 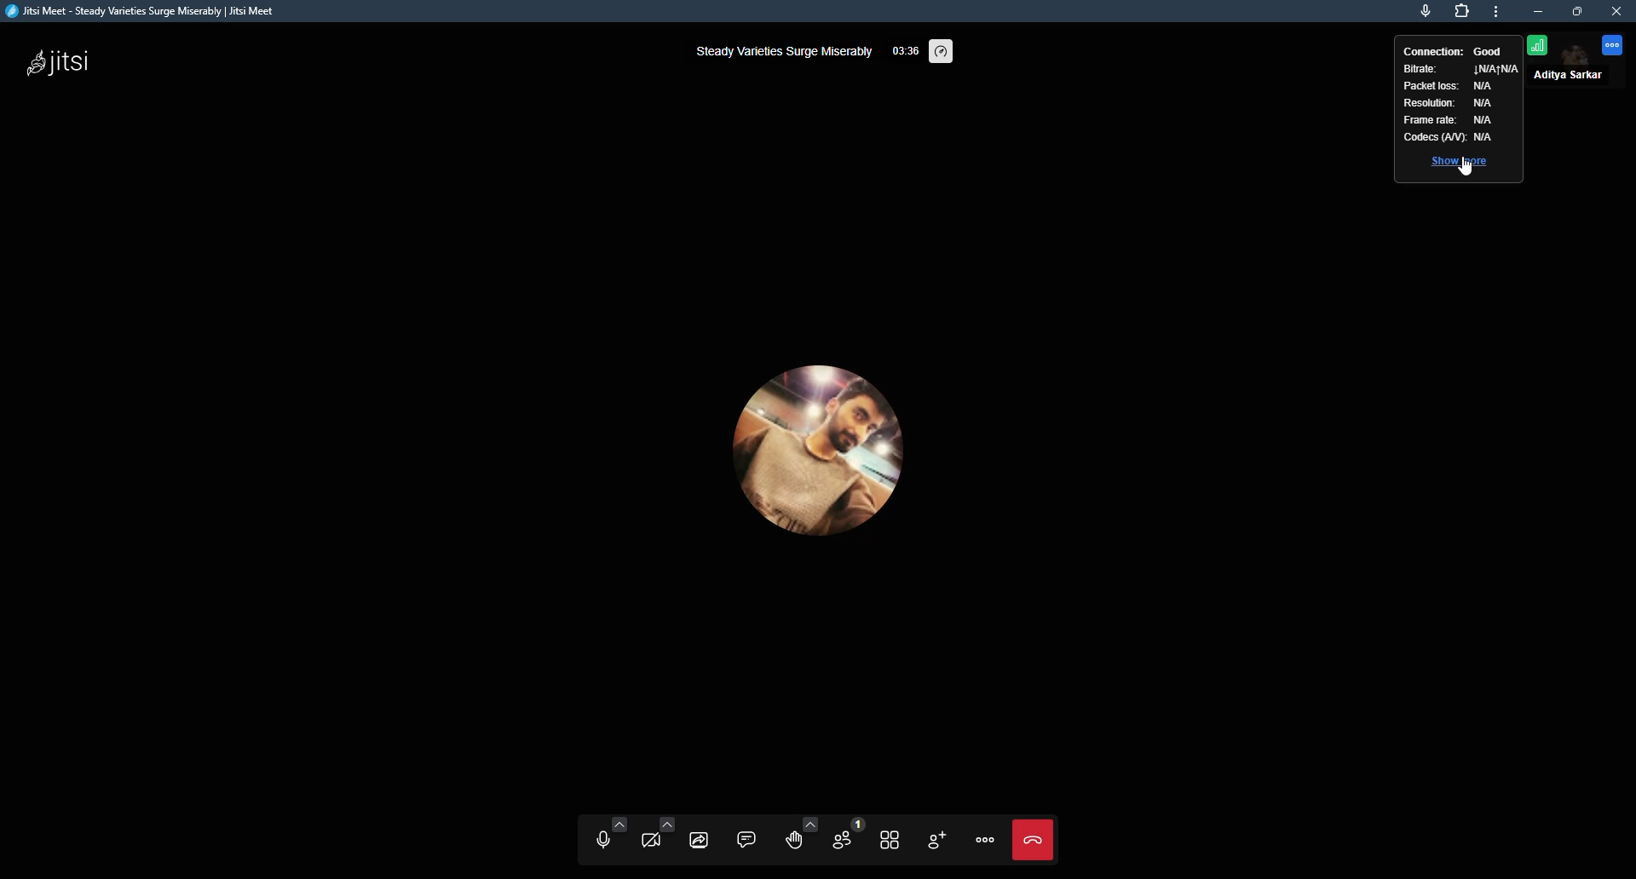 What do you see at coordinates (943, 51) in the screenshot?
I see `performance setting` at bounding box center [943, 51].